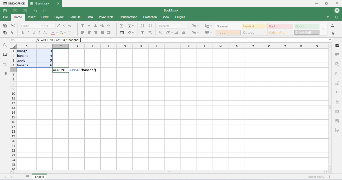  What do you see at coordinates (35, 10) in the screenshot?
I see `undo` at bounding box center [35, 10].